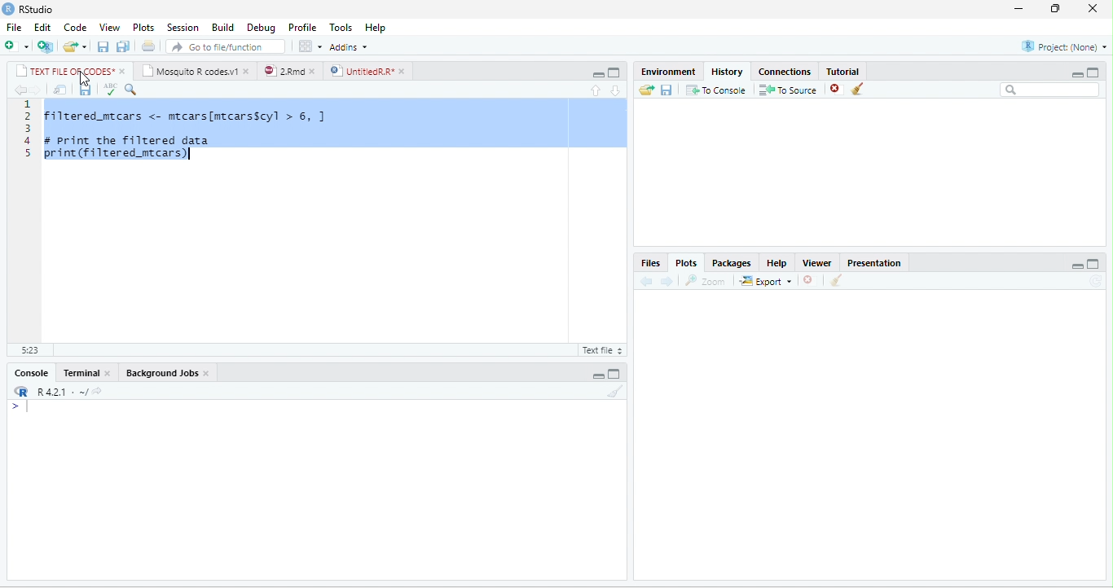  I want to click on Profile, so click(302, 28).